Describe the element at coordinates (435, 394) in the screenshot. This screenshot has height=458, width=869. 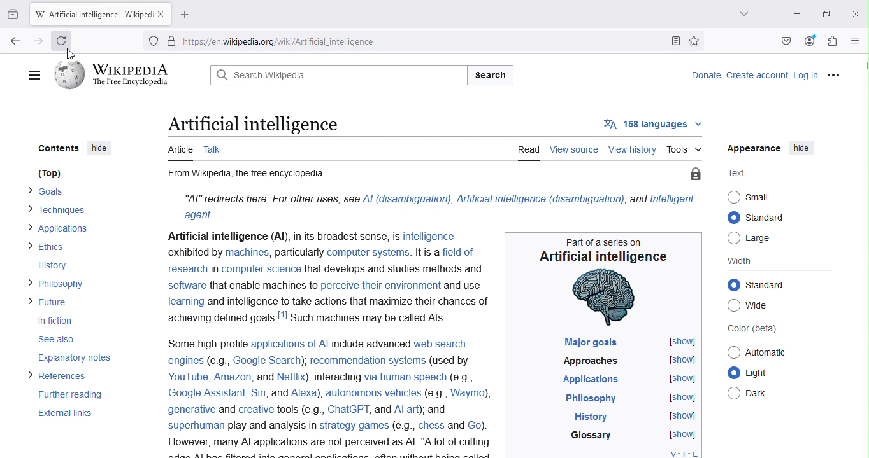
I see `e.g.,` at that location.